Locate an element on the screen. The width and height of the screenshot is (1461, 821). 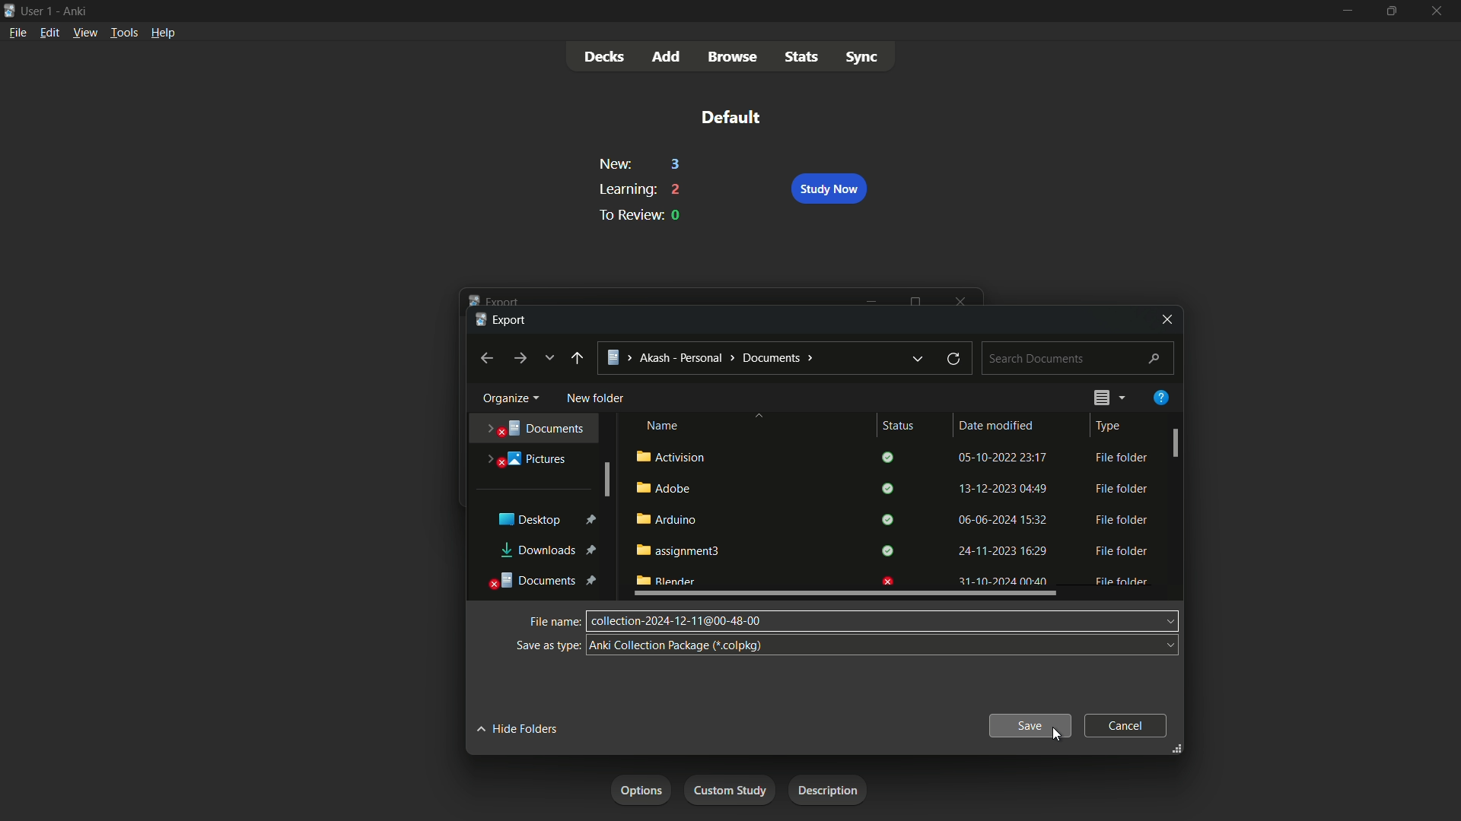
save as type is located at coordinates (546, 645).